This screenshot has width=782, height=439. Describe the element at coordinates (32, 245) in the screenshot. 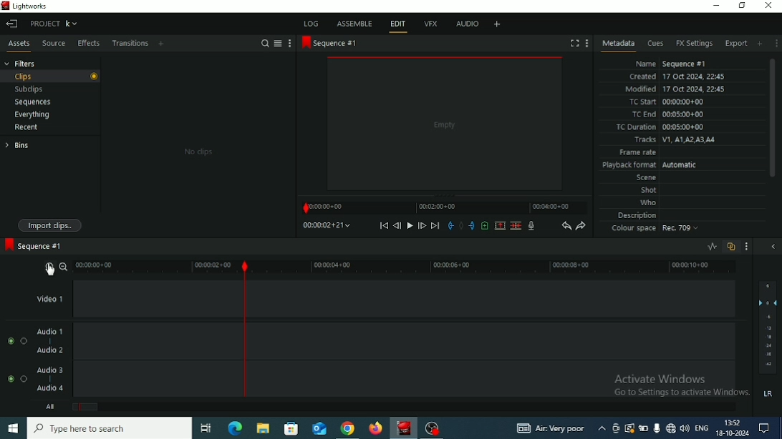

I see `Sequence #1` at that location.